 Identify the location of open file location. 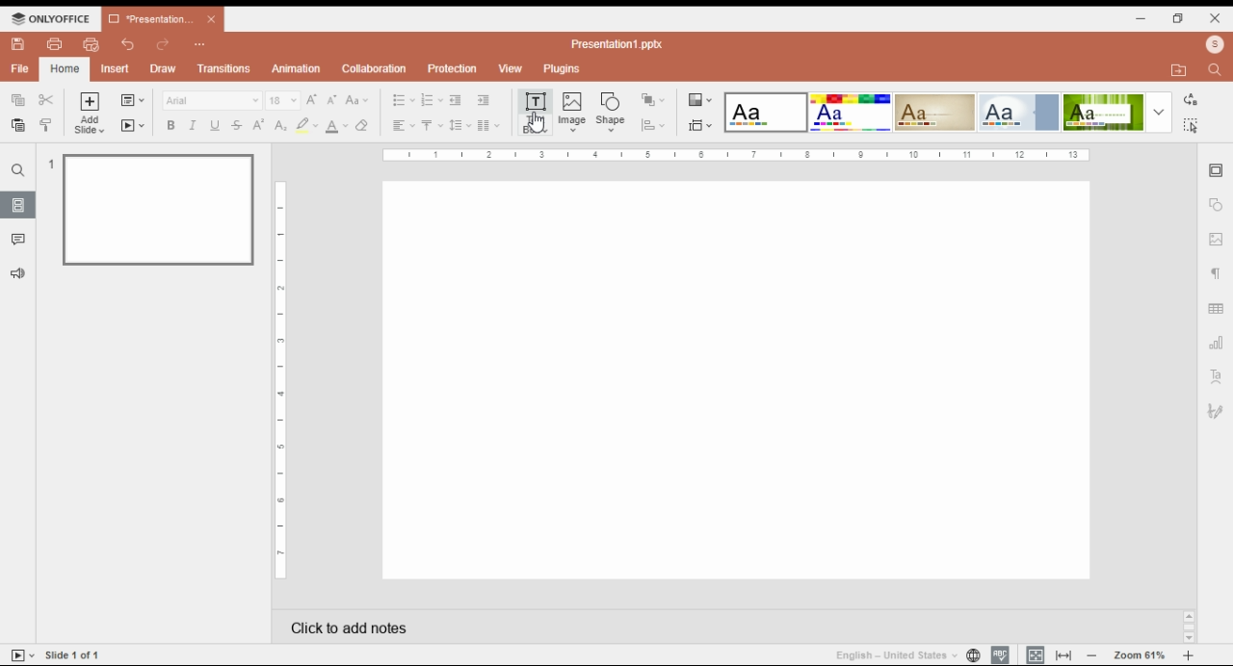
(1182, 69).